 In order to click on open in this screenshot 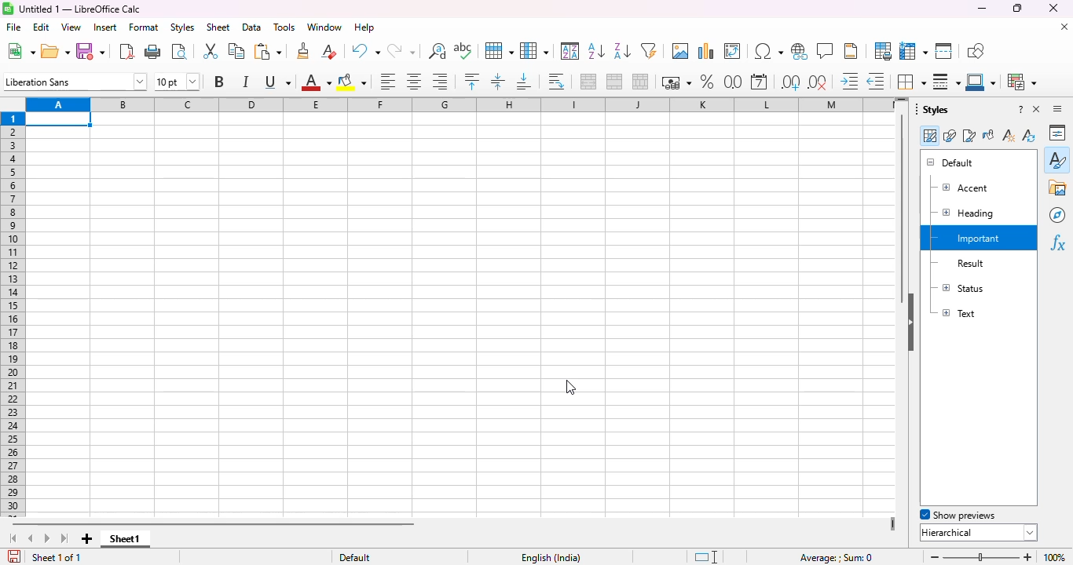, I will do `click(55, 51)`.